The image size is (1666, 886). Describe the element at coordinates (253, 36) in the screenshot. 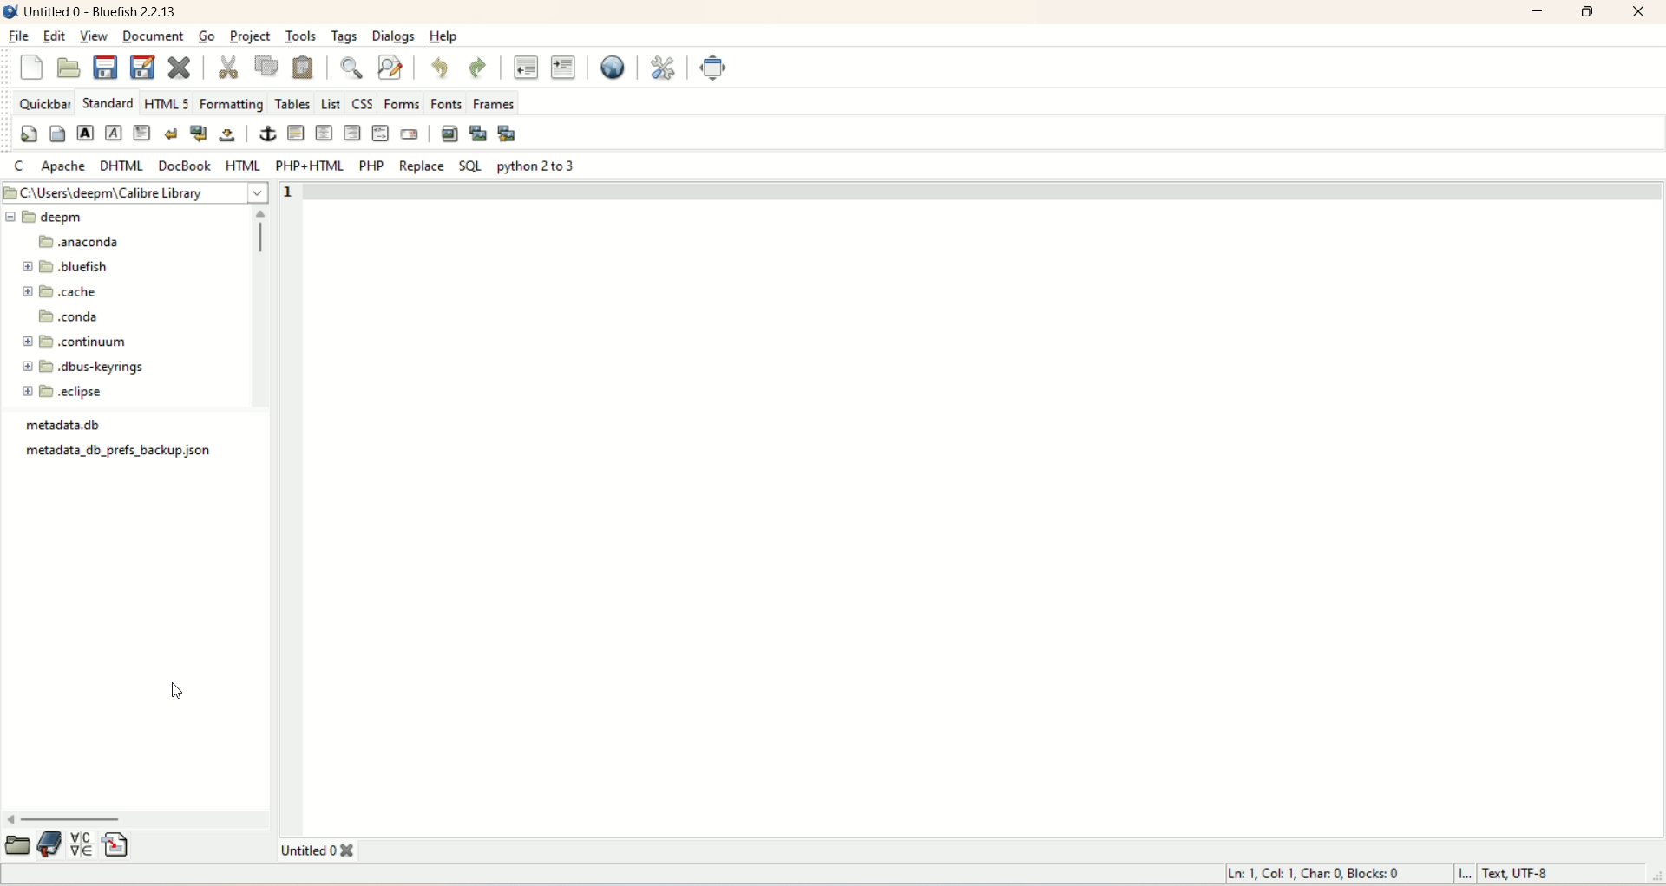

I see `project` at that location.